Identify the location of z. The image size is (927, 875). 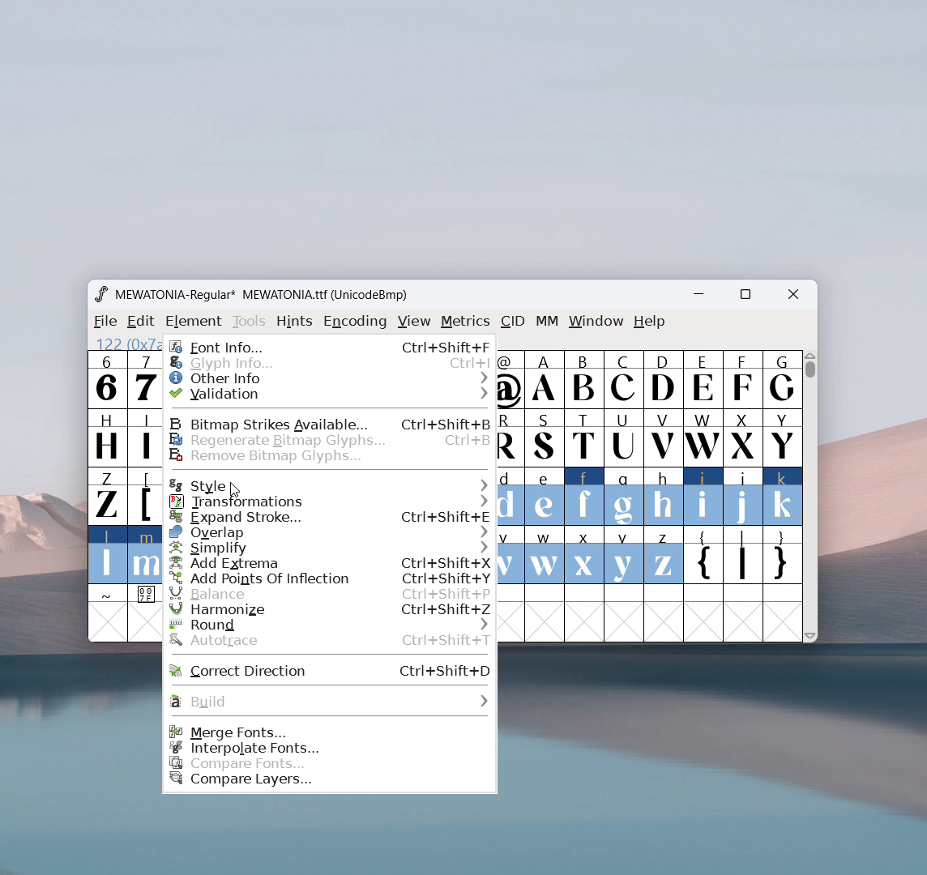
(663, 555).